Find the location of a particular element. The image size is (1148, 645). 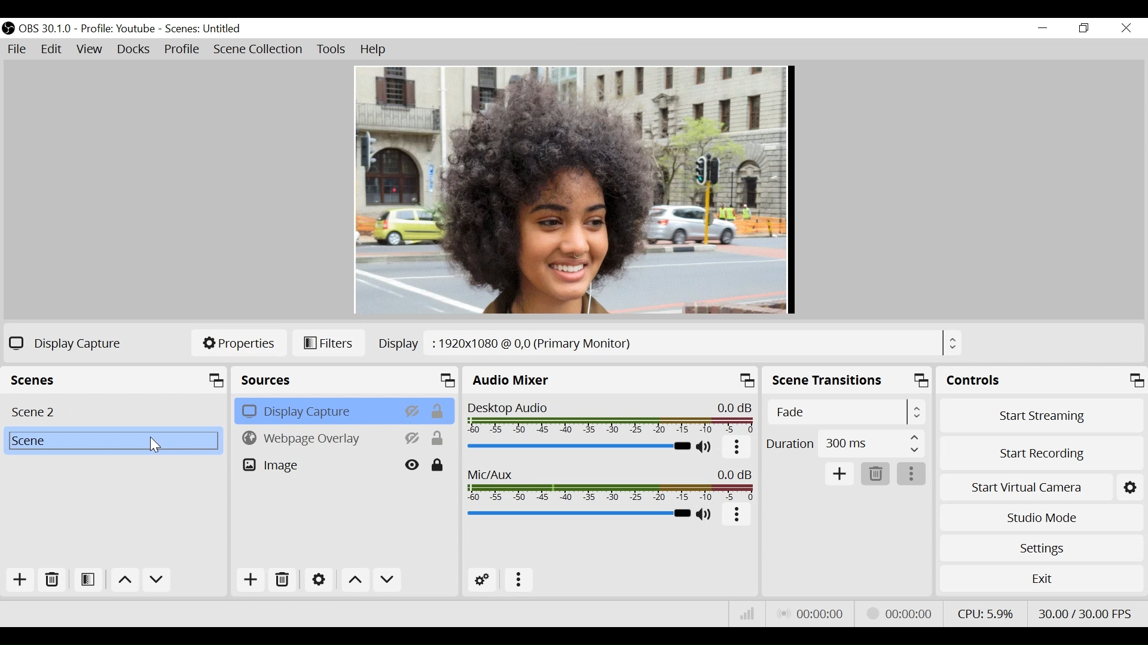

Move down is located at coordinates (386, 580).